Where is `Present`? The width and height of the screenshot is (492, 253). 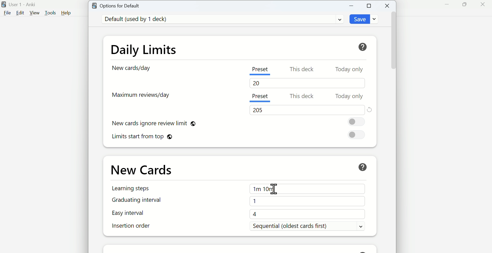
Present is located at coordinates (261, 97).